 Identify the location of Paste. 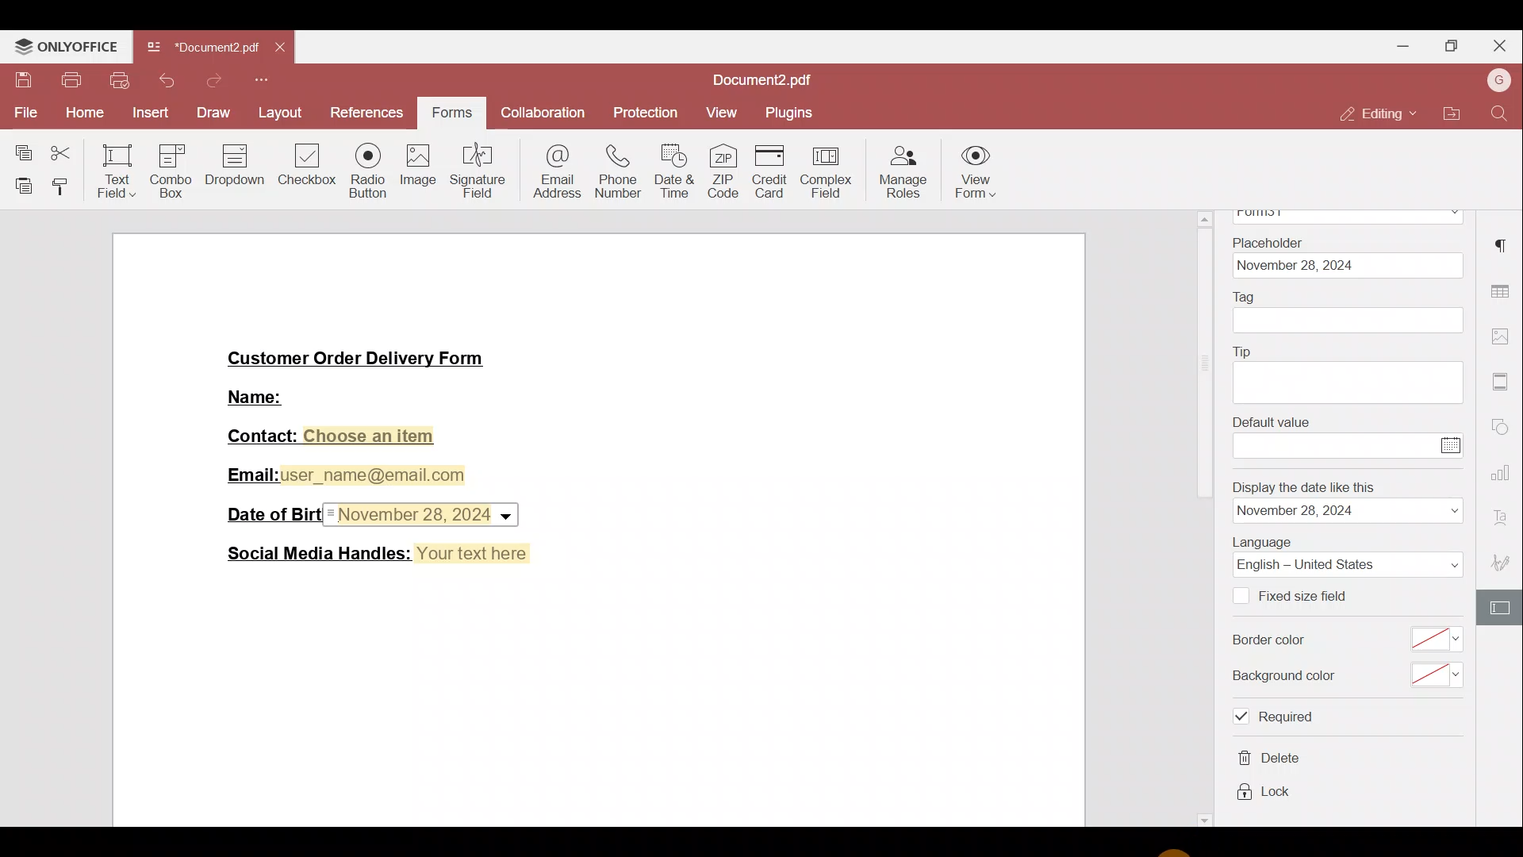
(19, 182).